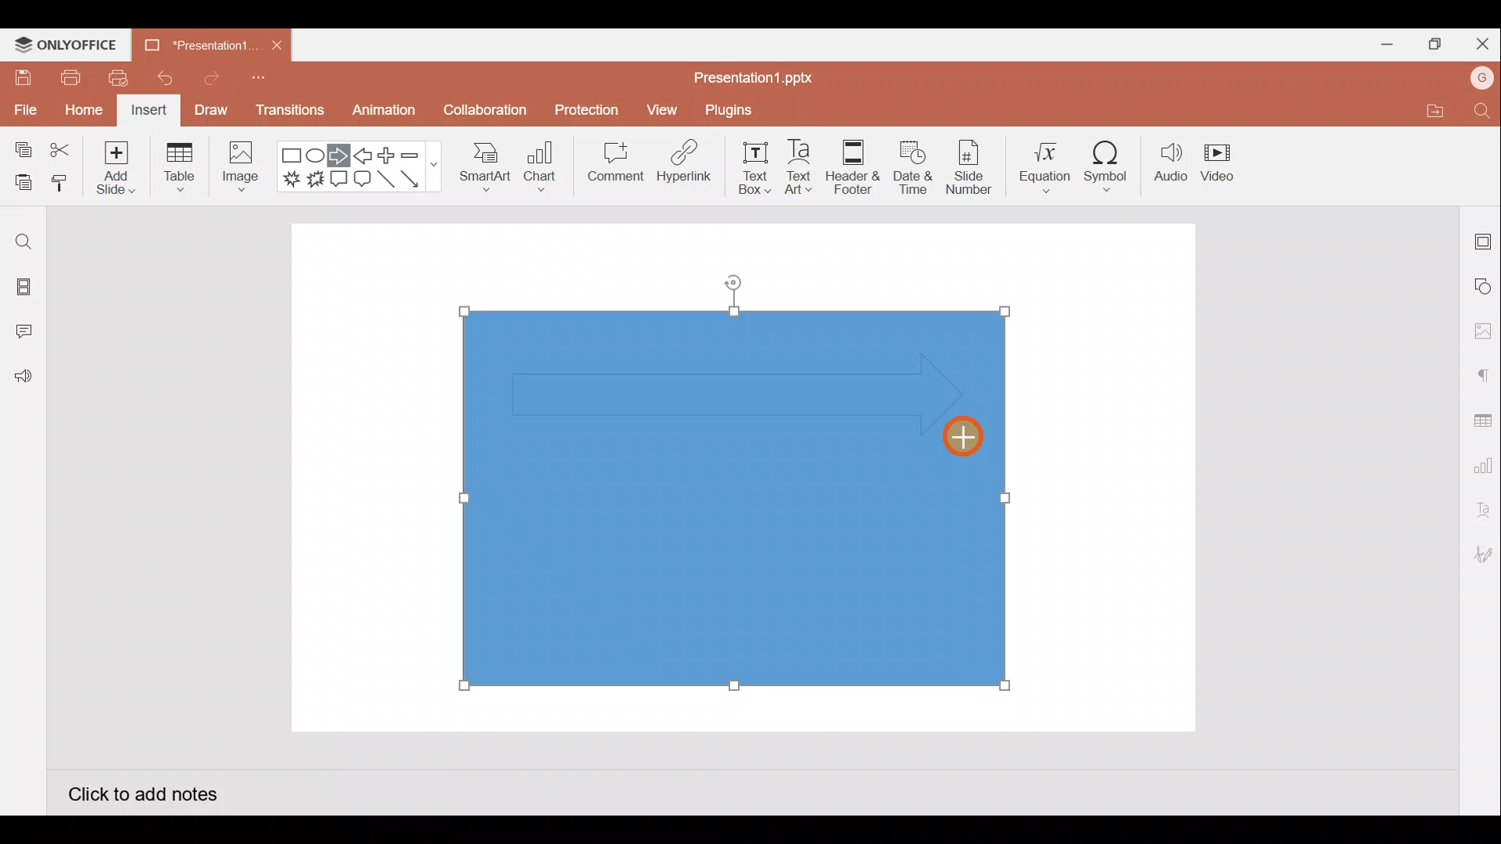 The image size is (1501, 844). I want to click on Insert, so click(149, 111).